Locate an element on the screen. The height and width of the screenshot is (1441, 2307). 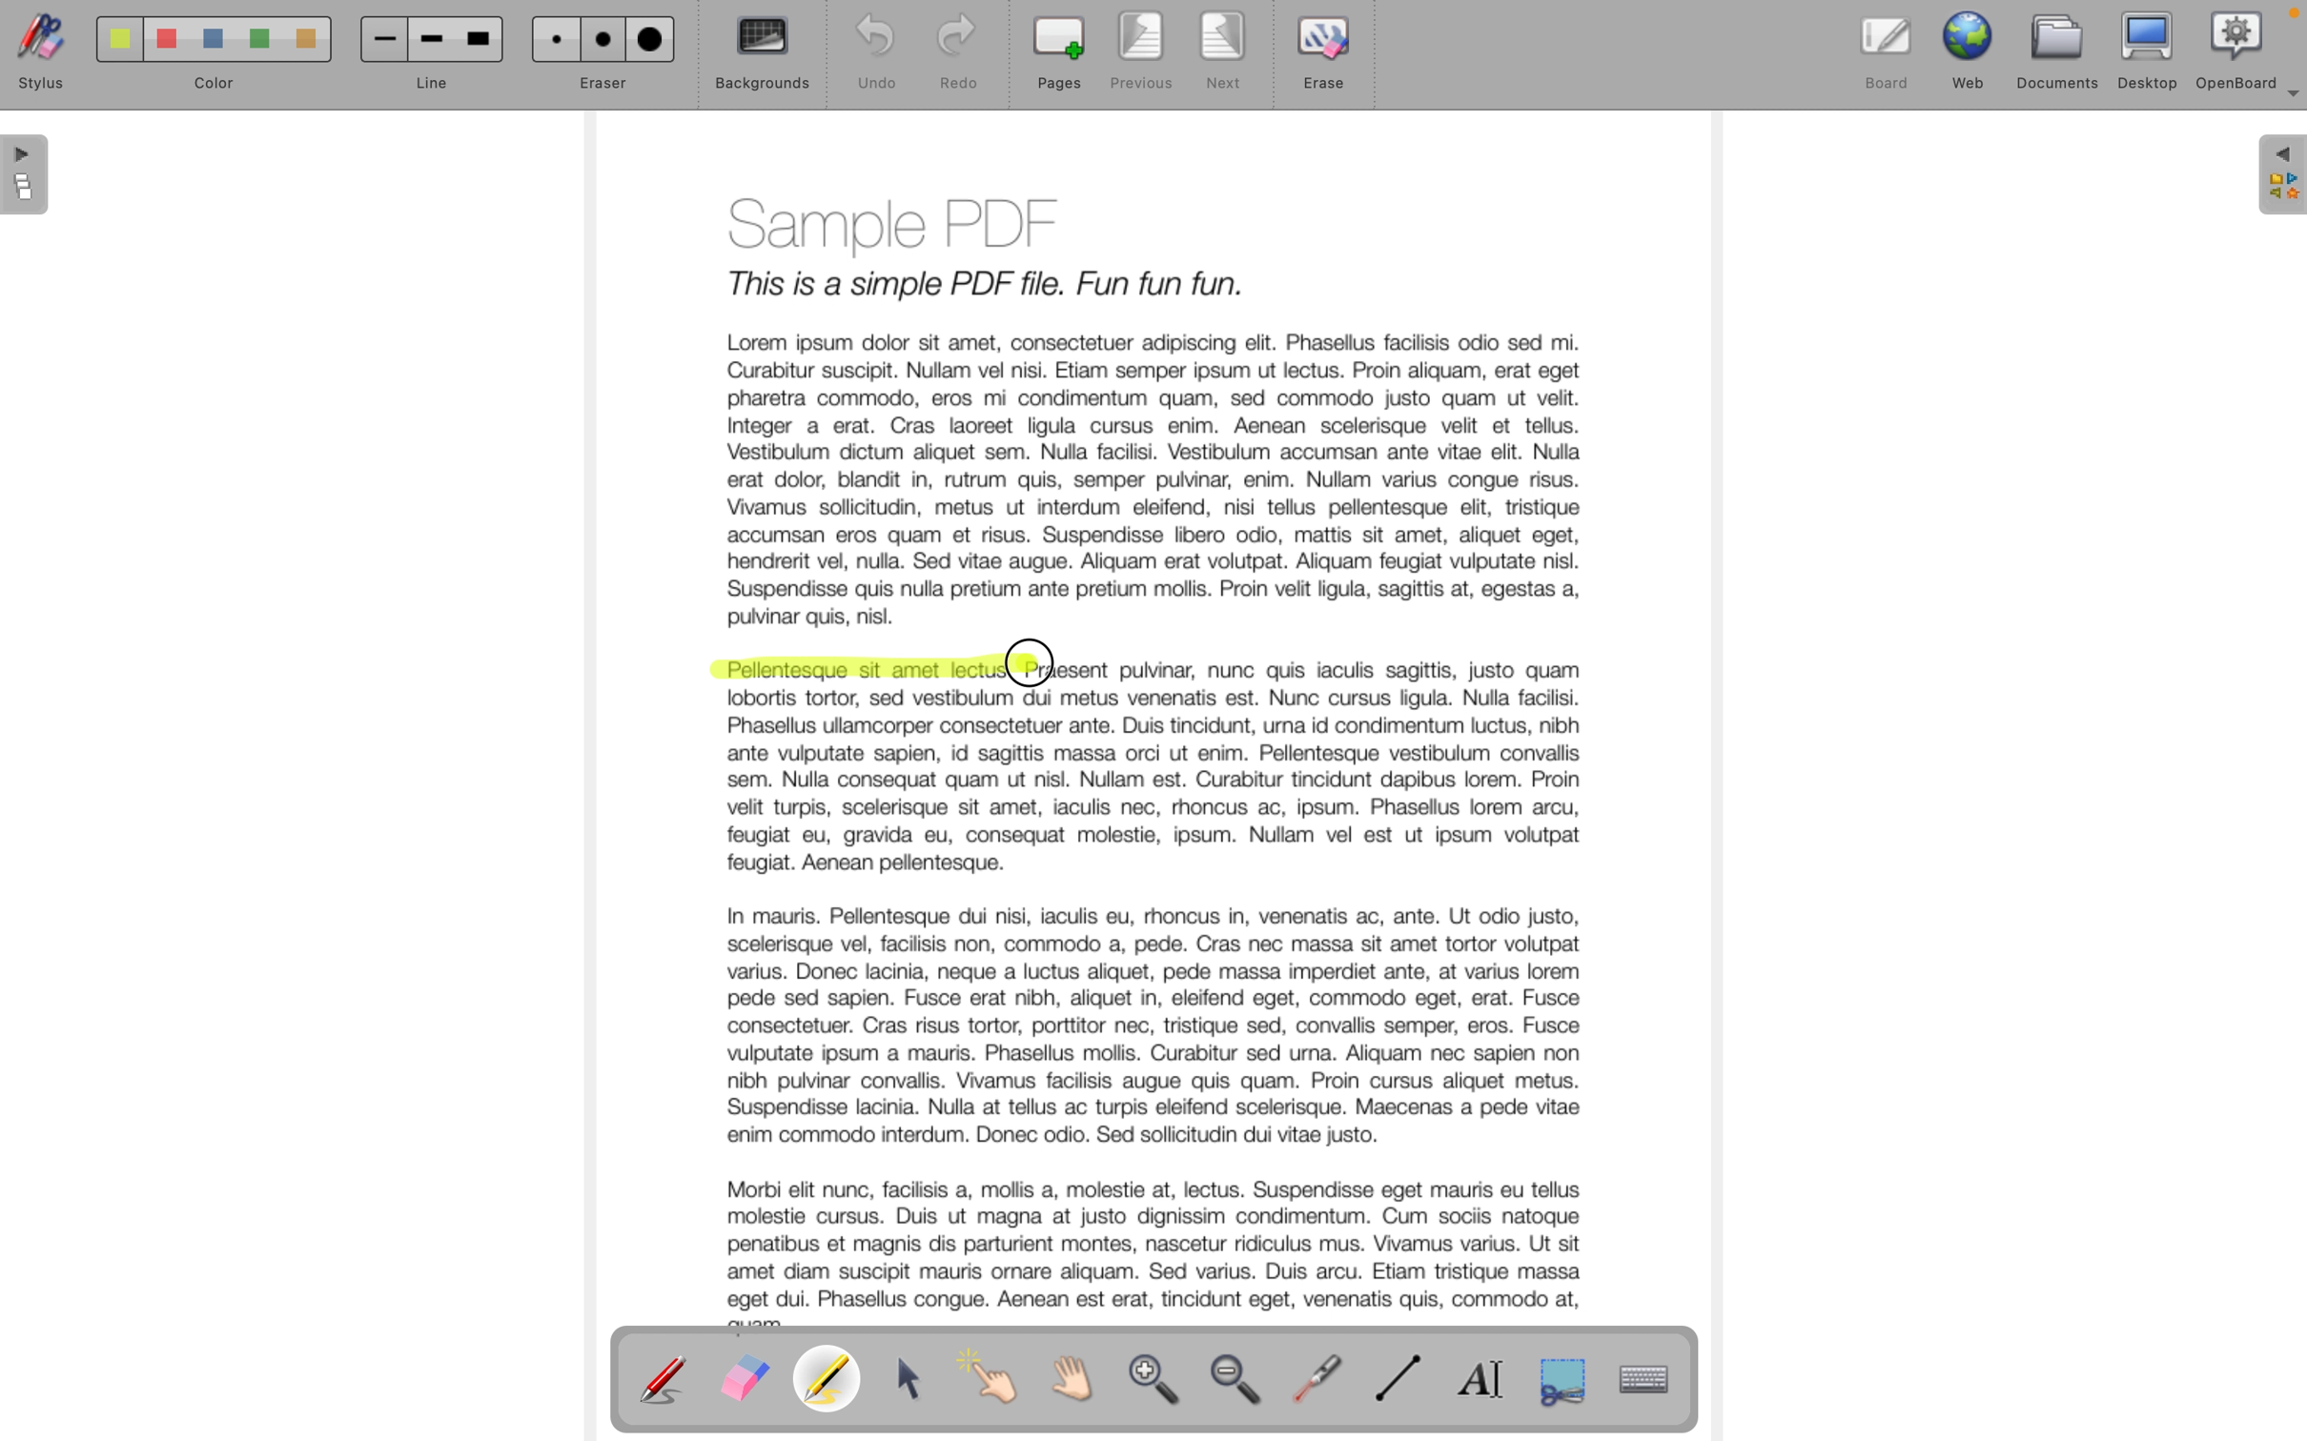
next is located at coordinates (1225, 55).